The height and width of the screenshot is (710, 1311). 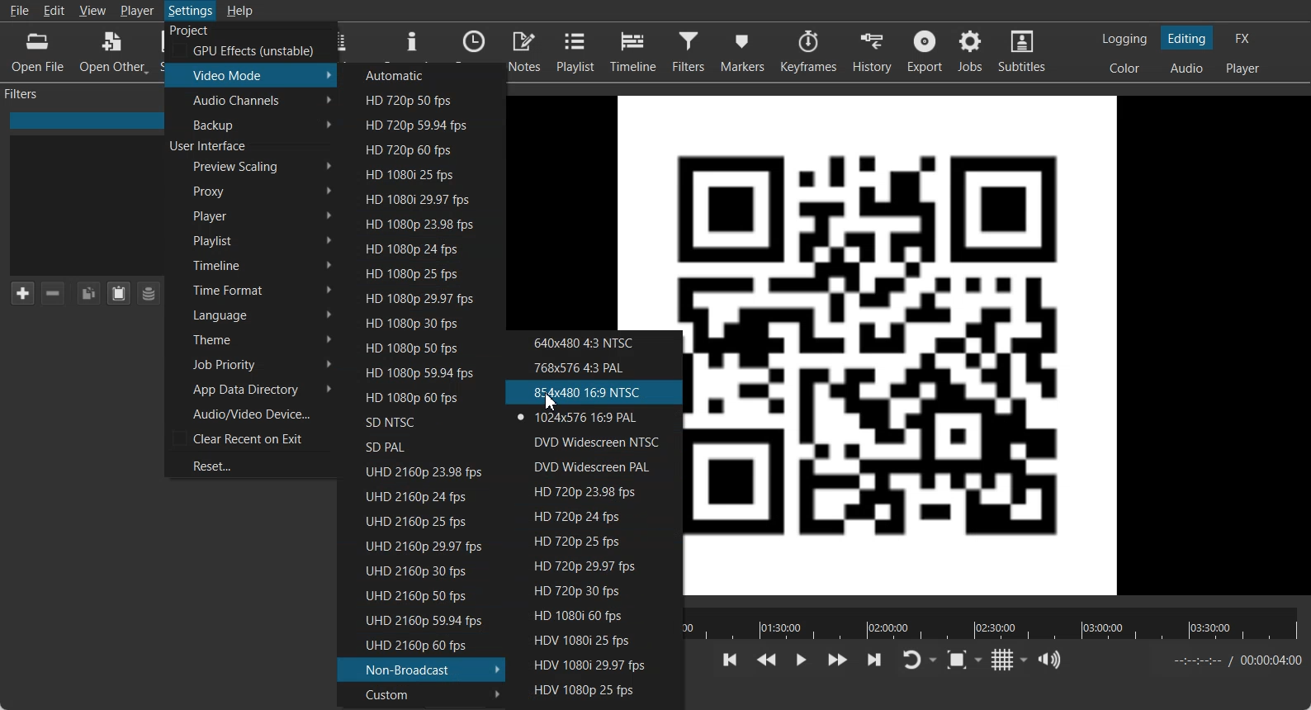 I want to click on Timeline, so click(x=251, y=263).